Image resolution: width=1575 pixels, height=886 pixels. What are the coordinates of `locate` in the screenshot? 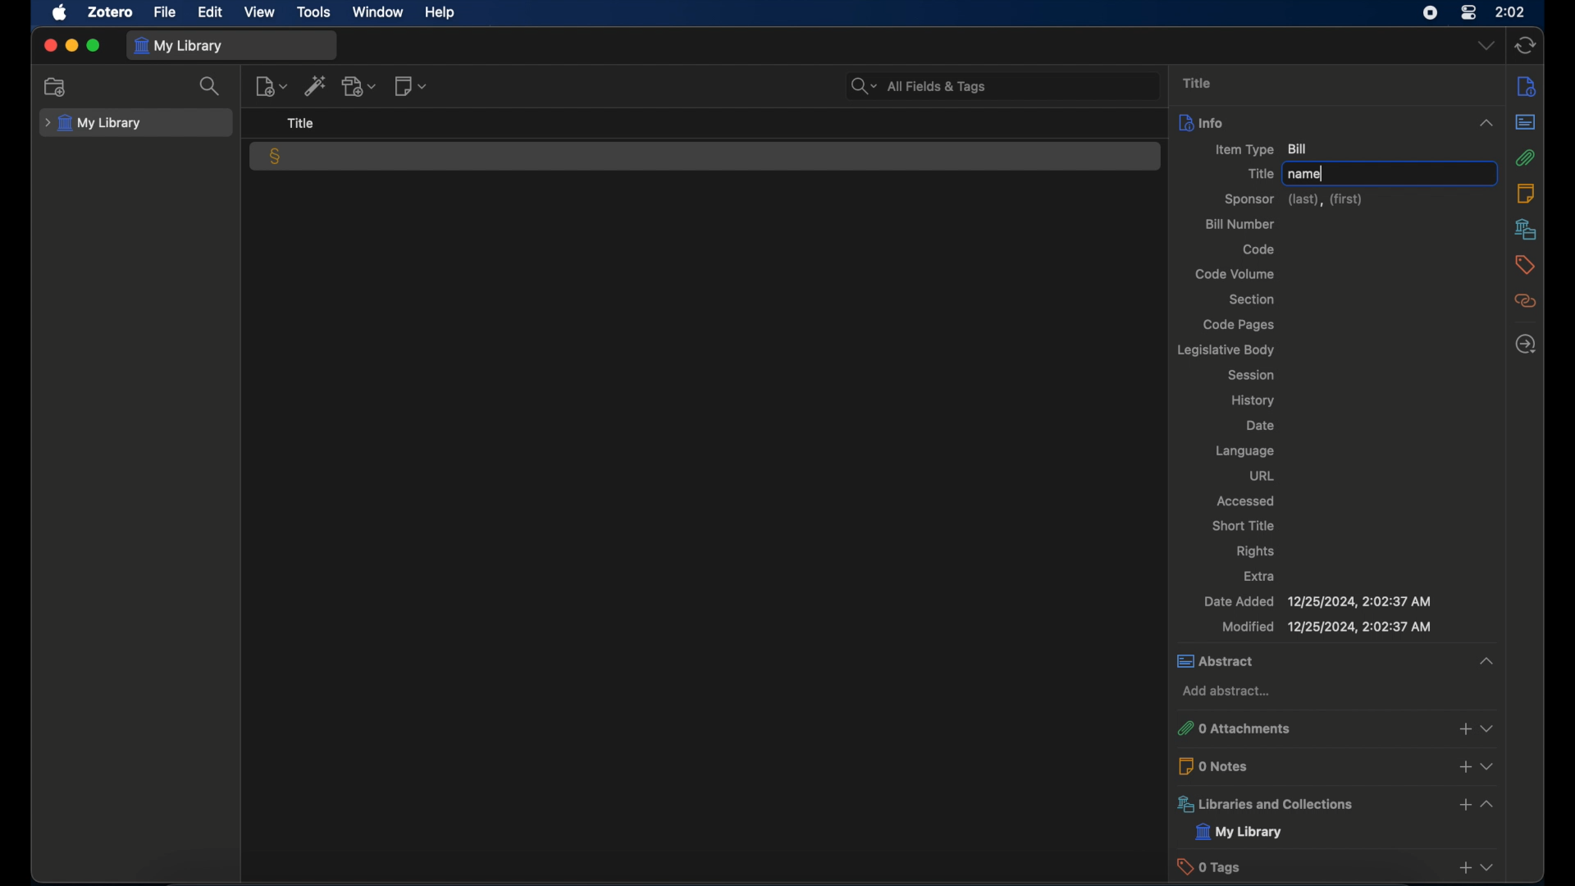 It's located at (1527, 344).